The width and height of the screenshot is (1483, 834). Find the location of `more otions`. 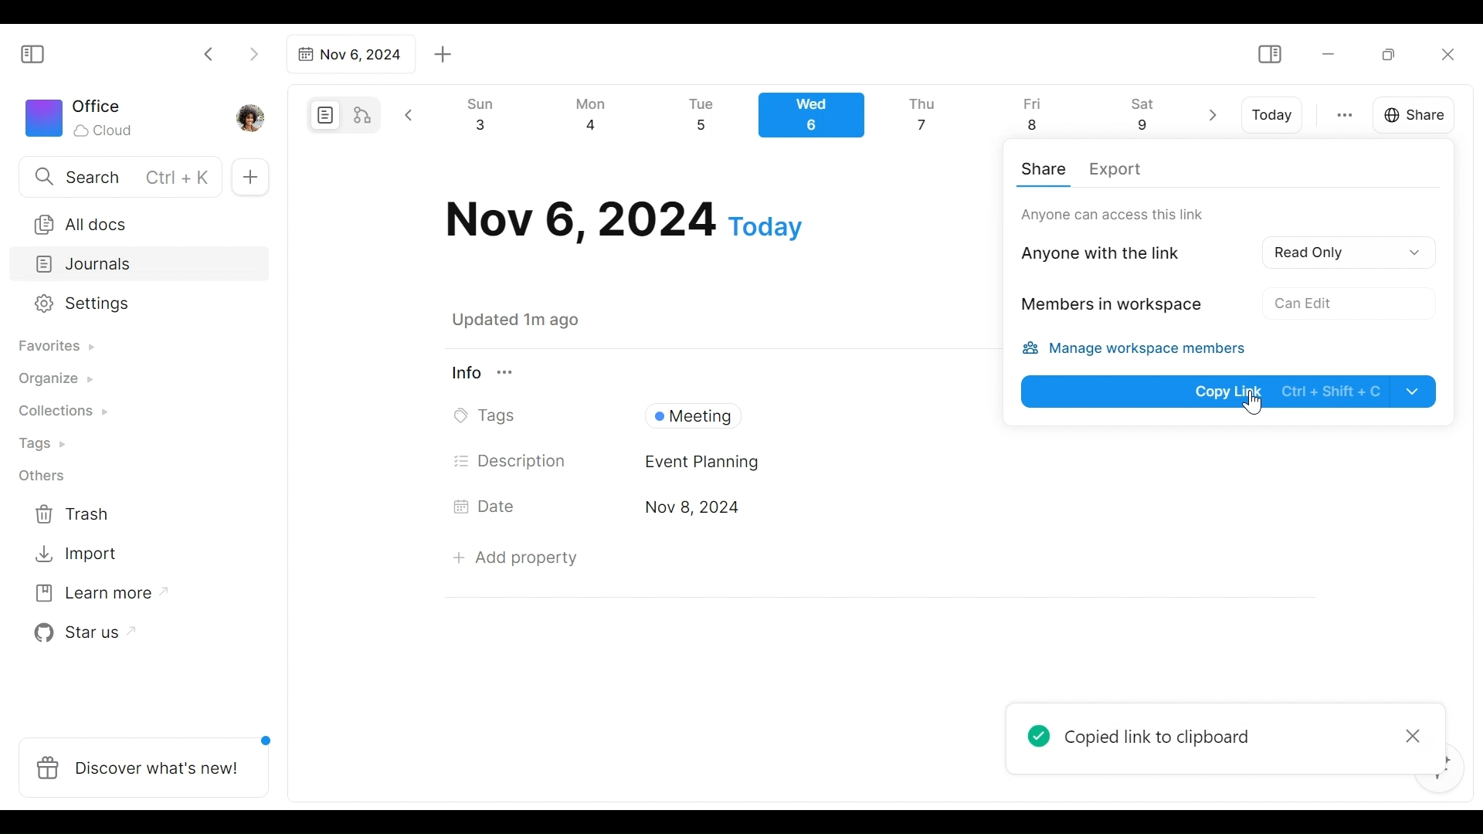

more otions is located at coordinates (1345, 114).